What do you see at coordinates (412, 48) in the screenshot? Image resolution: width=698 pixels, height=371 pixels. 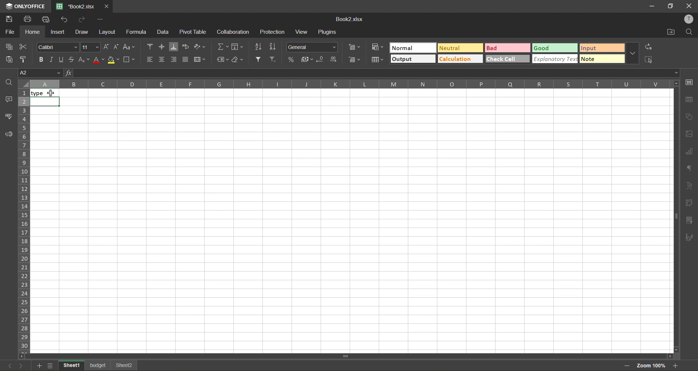 I see `normal` at bounding box center [412, 48].